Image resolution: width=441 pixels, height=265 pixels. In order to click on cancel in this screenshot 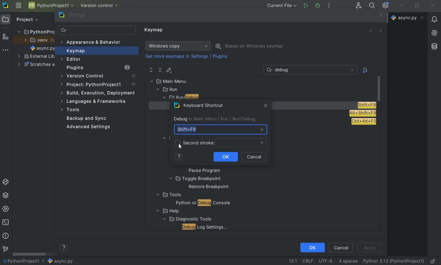, I will do `click(256, 157)`.